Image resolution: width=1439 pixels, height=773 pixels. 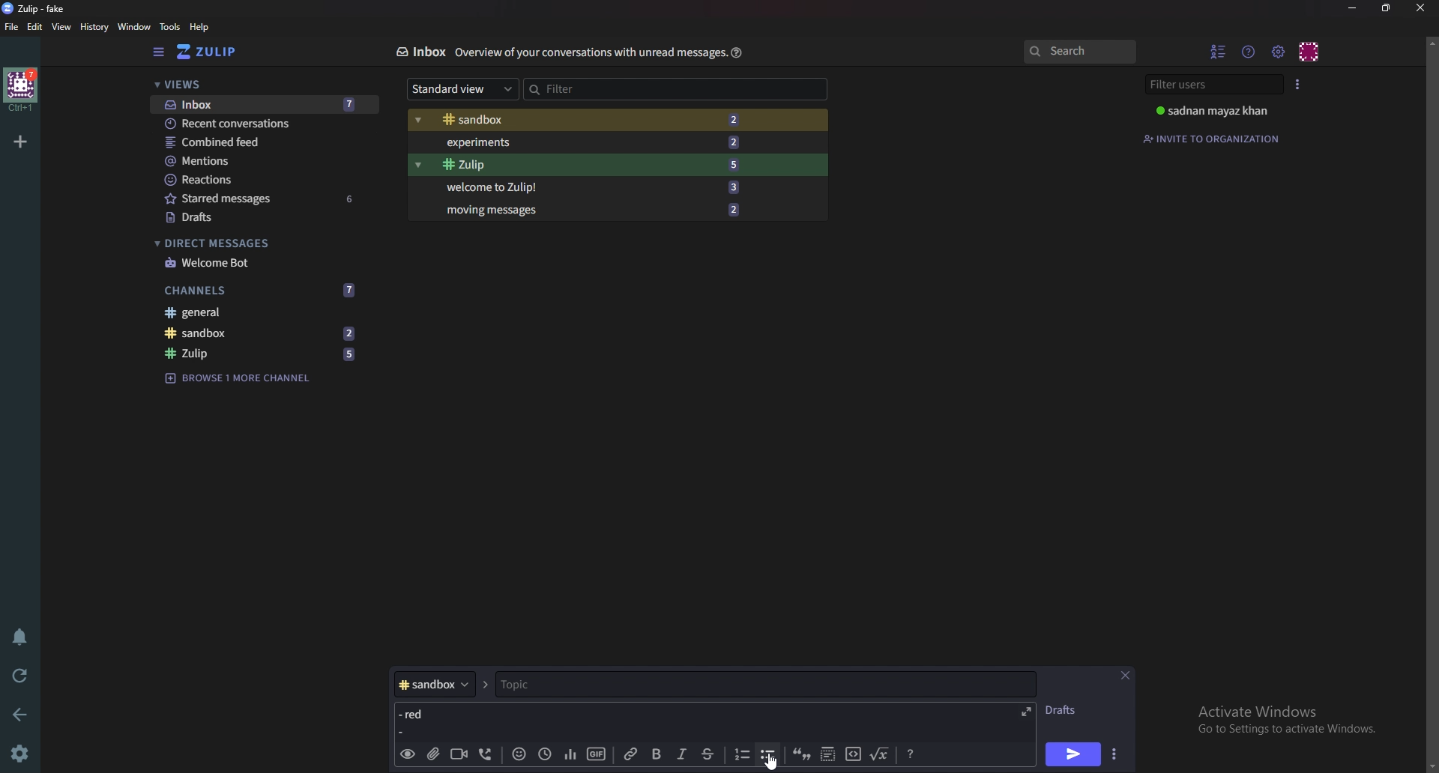 What do you see at coordinates (588, 186) in the screenshot?
I see `Welcome to zulip` at bounding box center [588, 186].